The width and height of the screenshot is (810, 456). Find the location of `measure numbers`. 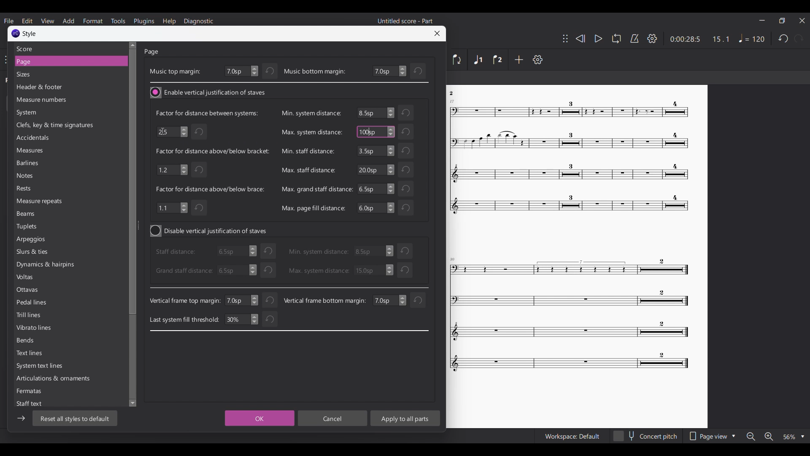

measure numbers is located at coordinates (62, 100).